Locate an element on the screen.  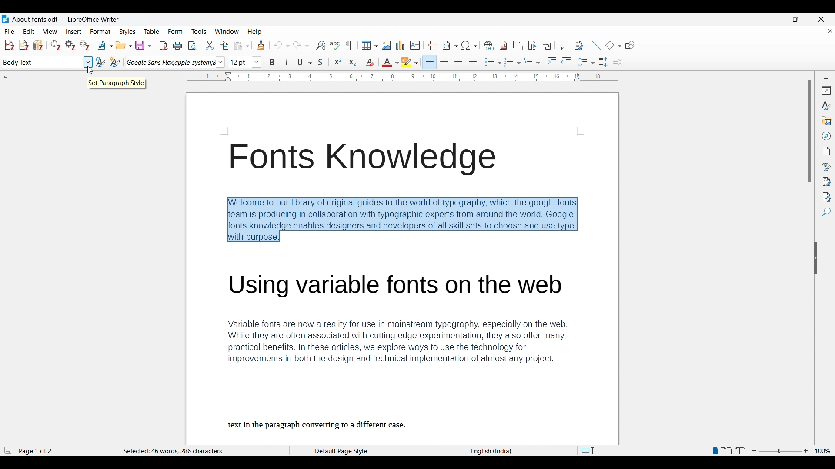
Insert footnote is located at coordinates (503, 45).